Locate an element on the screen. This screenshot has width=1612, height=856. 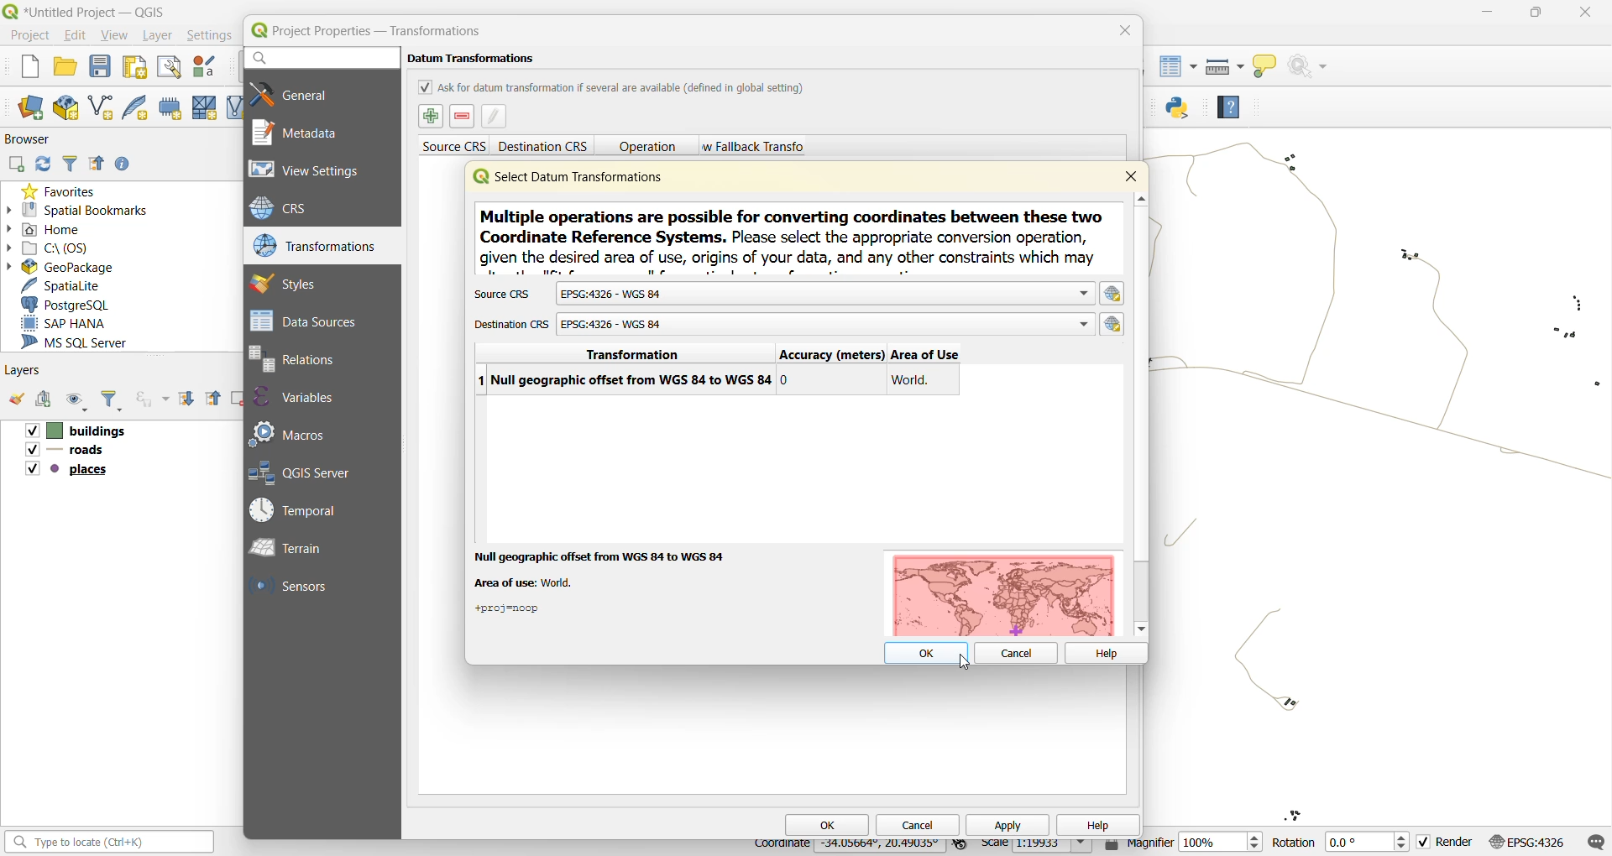
show layout is located at coordinates (165, 67).